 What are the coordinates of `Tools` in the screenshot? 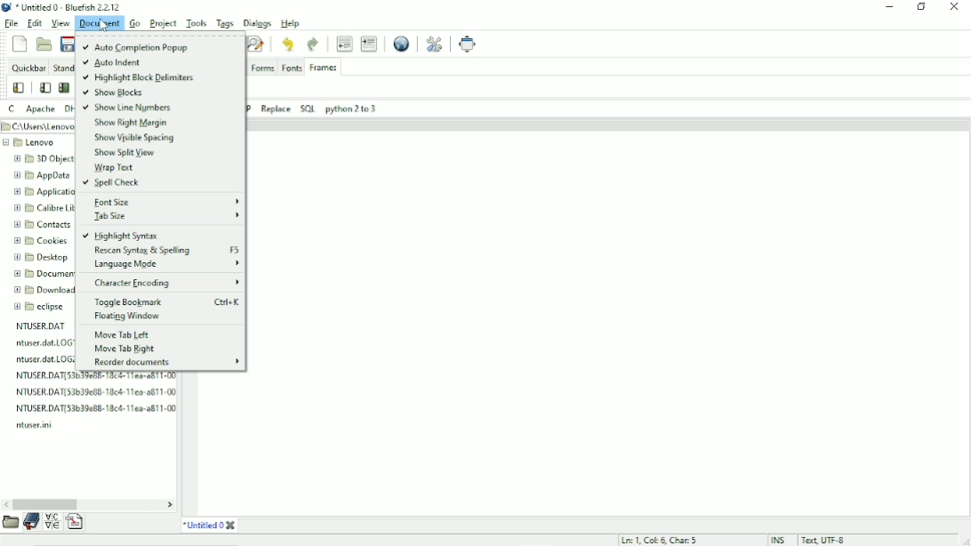 It's located at (195, 22).